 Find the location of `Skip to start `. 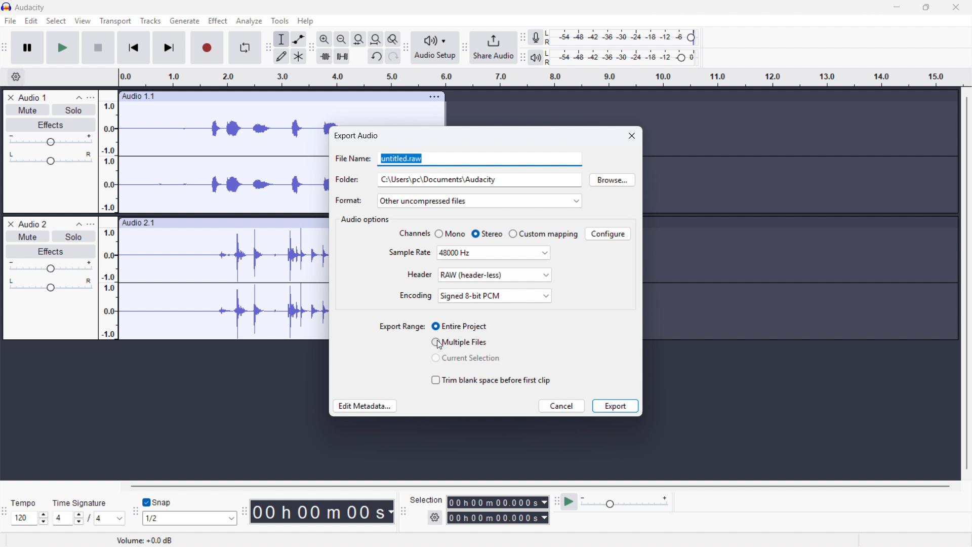

Skip to start  is located at coordinates (133, 48).